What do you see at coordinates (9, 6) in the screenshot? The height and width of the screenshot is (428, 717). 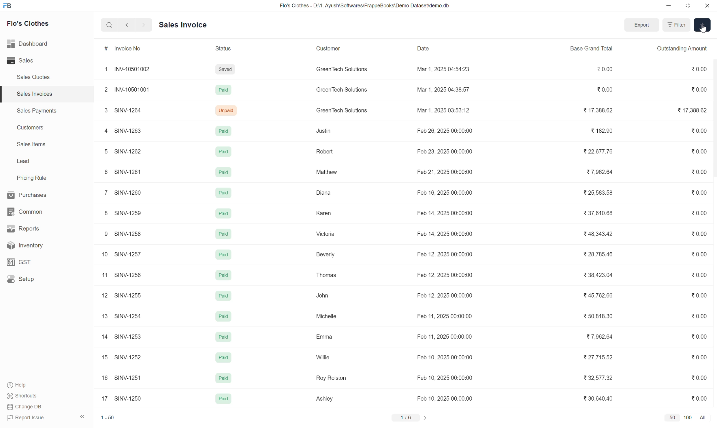 I see `Frappe Book logo` at bounding box center [9, 6].